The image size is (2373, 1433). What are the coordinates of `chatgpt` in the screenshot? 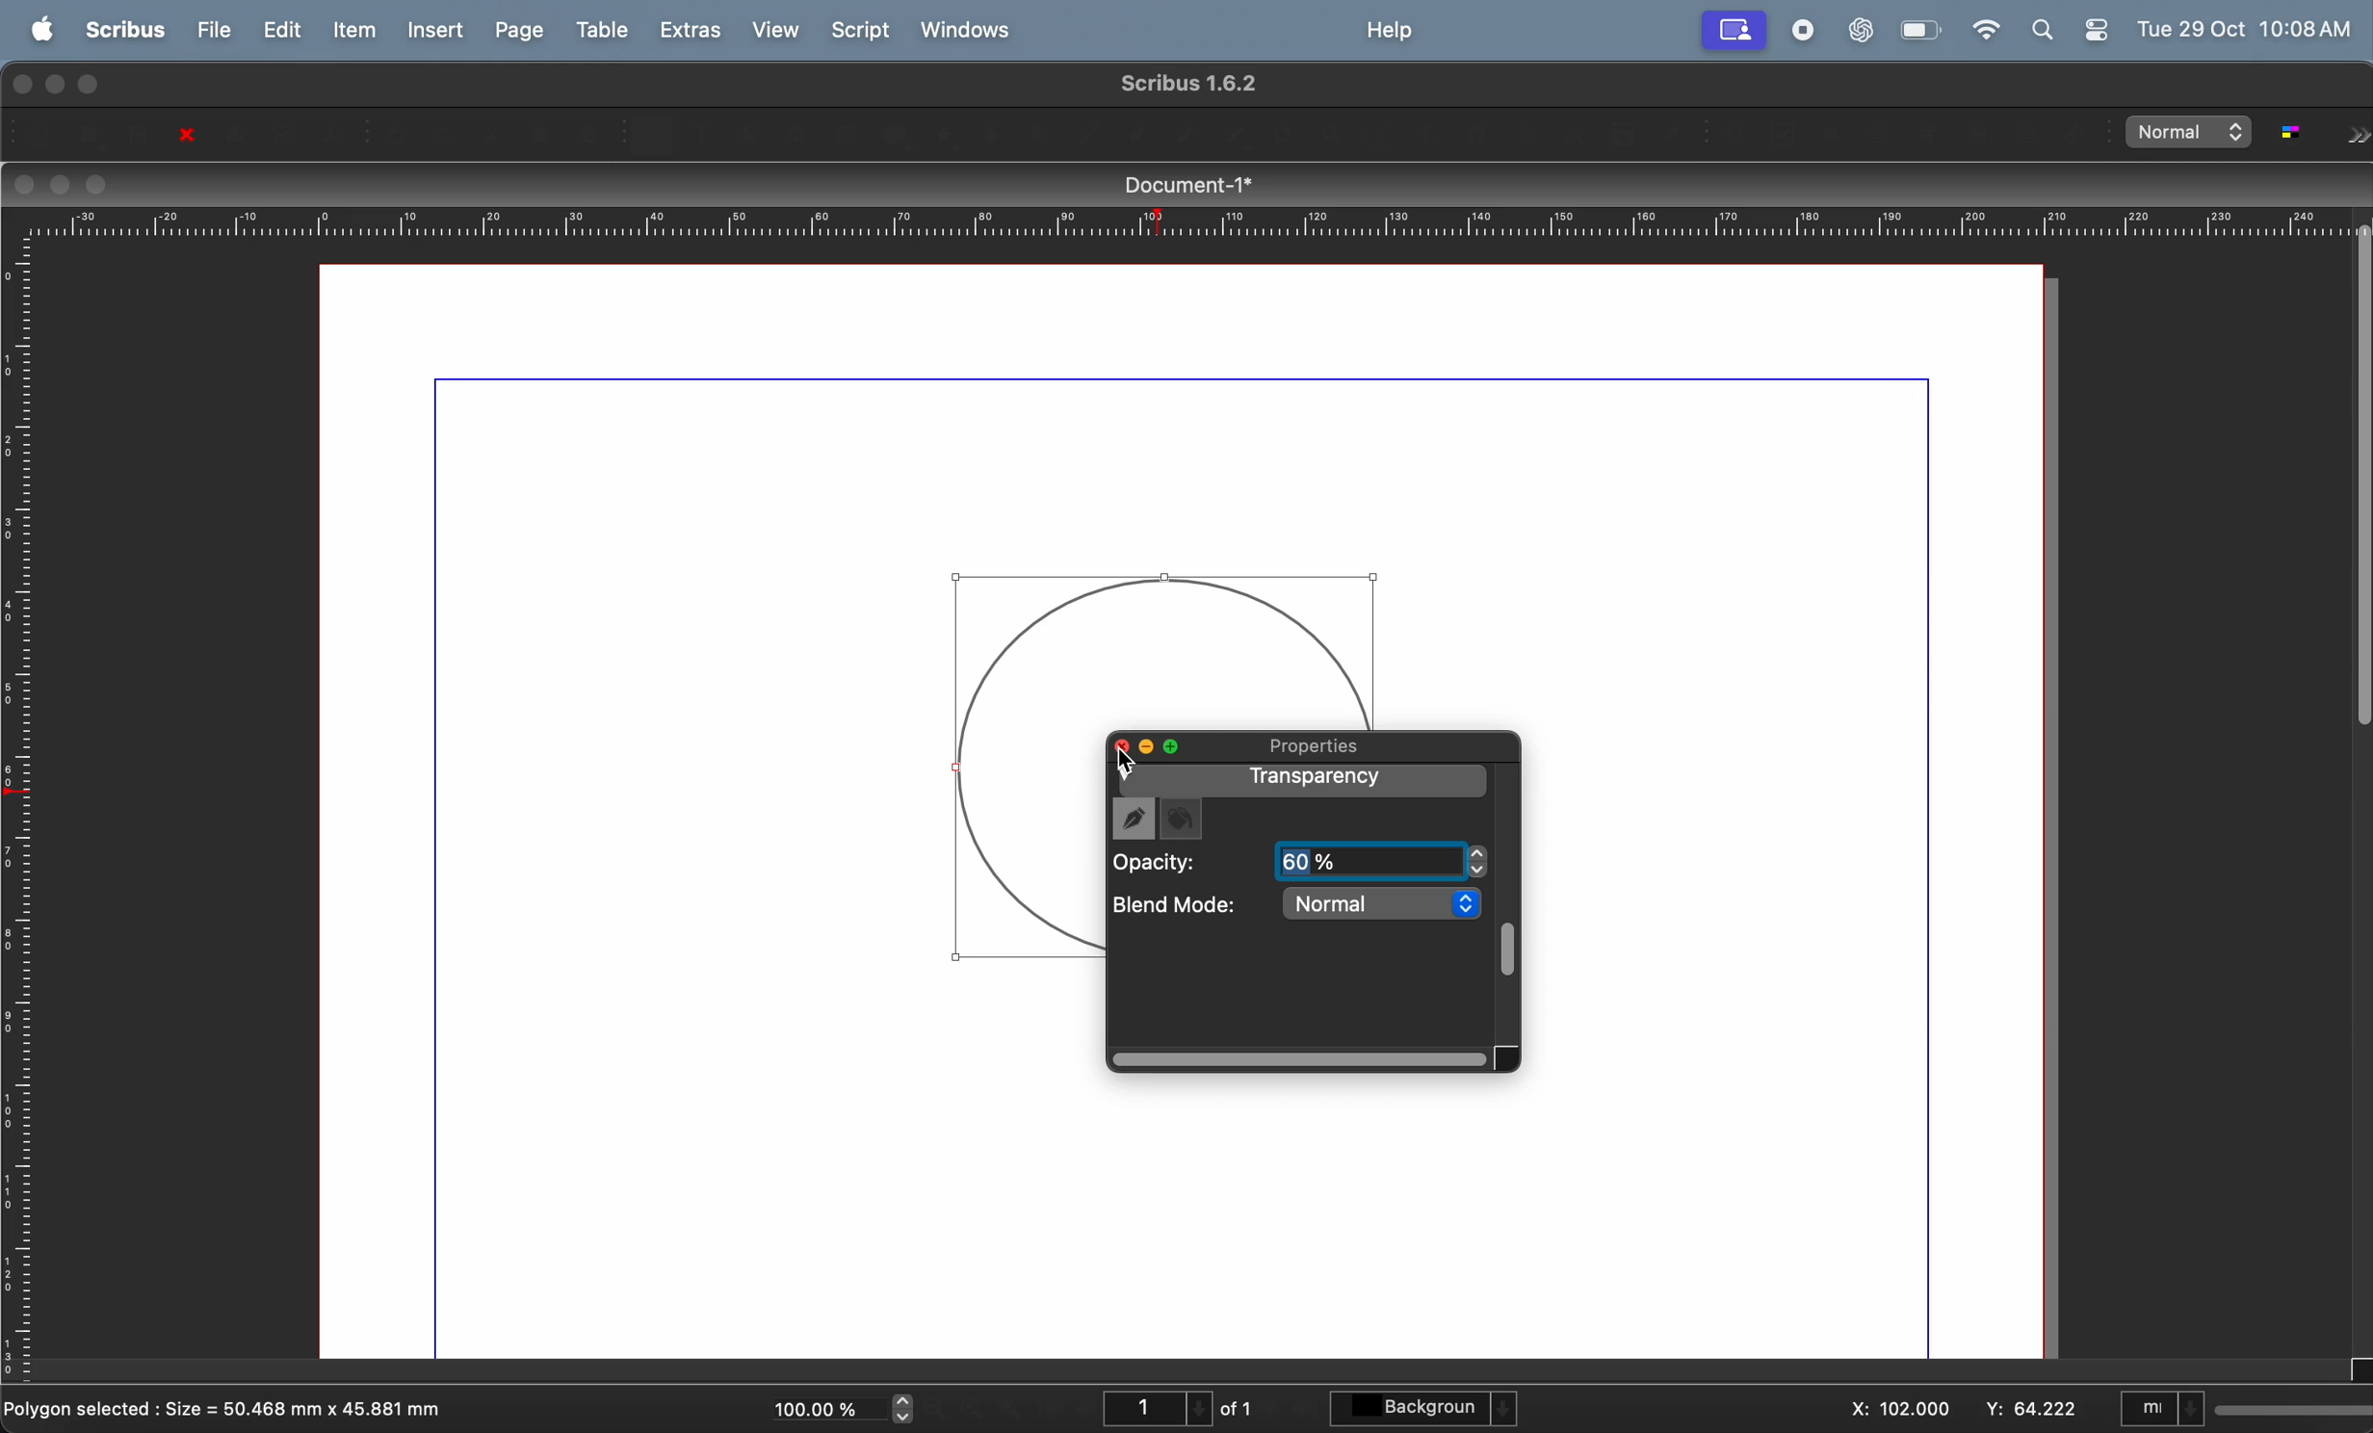 It's located at (1861, 31).